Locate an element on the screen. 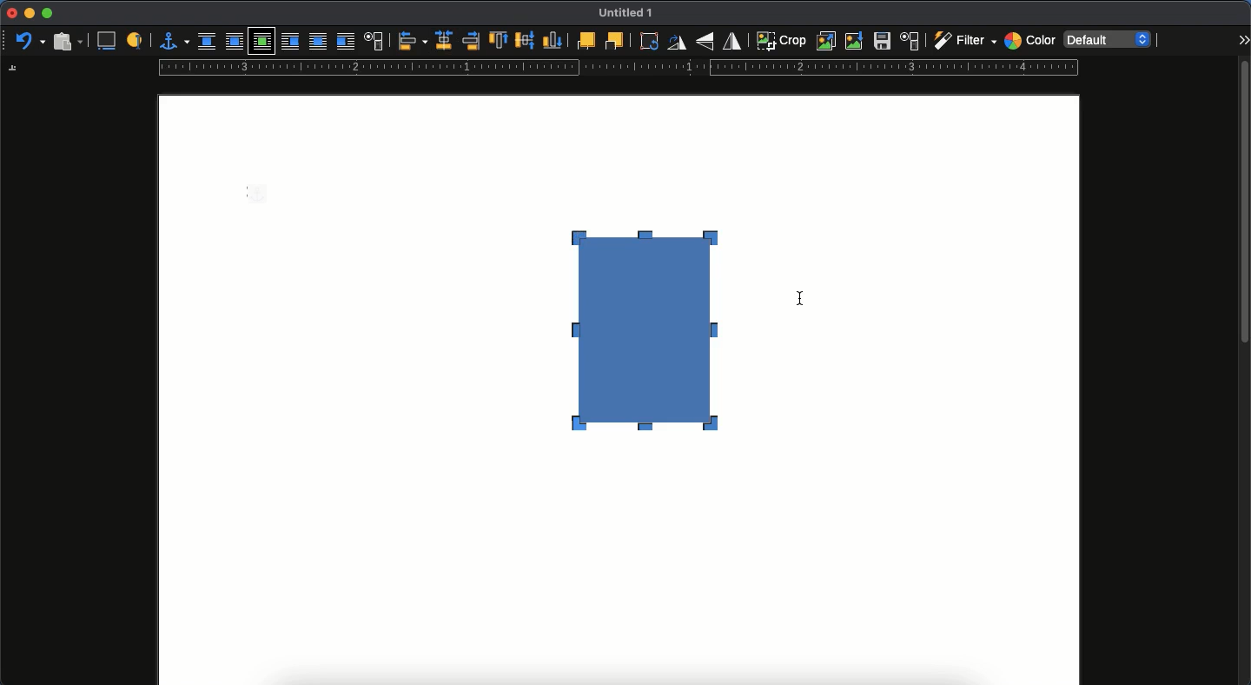  guide is located at coordinates (618, 70).